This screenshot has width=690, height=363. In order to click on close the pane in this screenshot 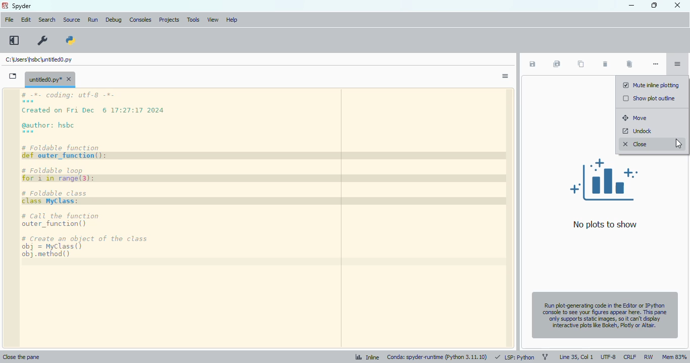, I will do `click(27, 356)`.